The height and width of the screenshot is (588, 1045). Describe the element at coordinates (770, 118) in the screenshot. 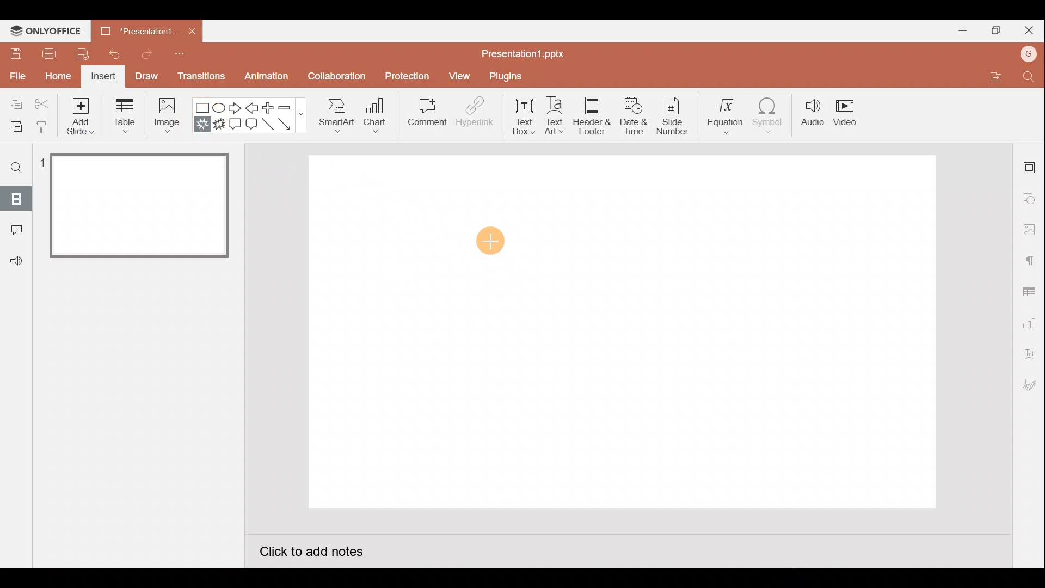

I see `Symbol` at that location.